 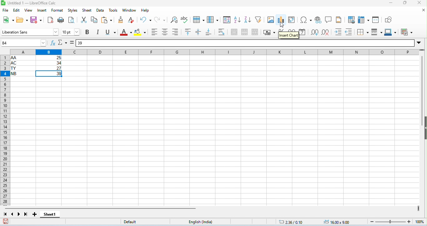 I want to click on paste, so click(x=107, y=20).